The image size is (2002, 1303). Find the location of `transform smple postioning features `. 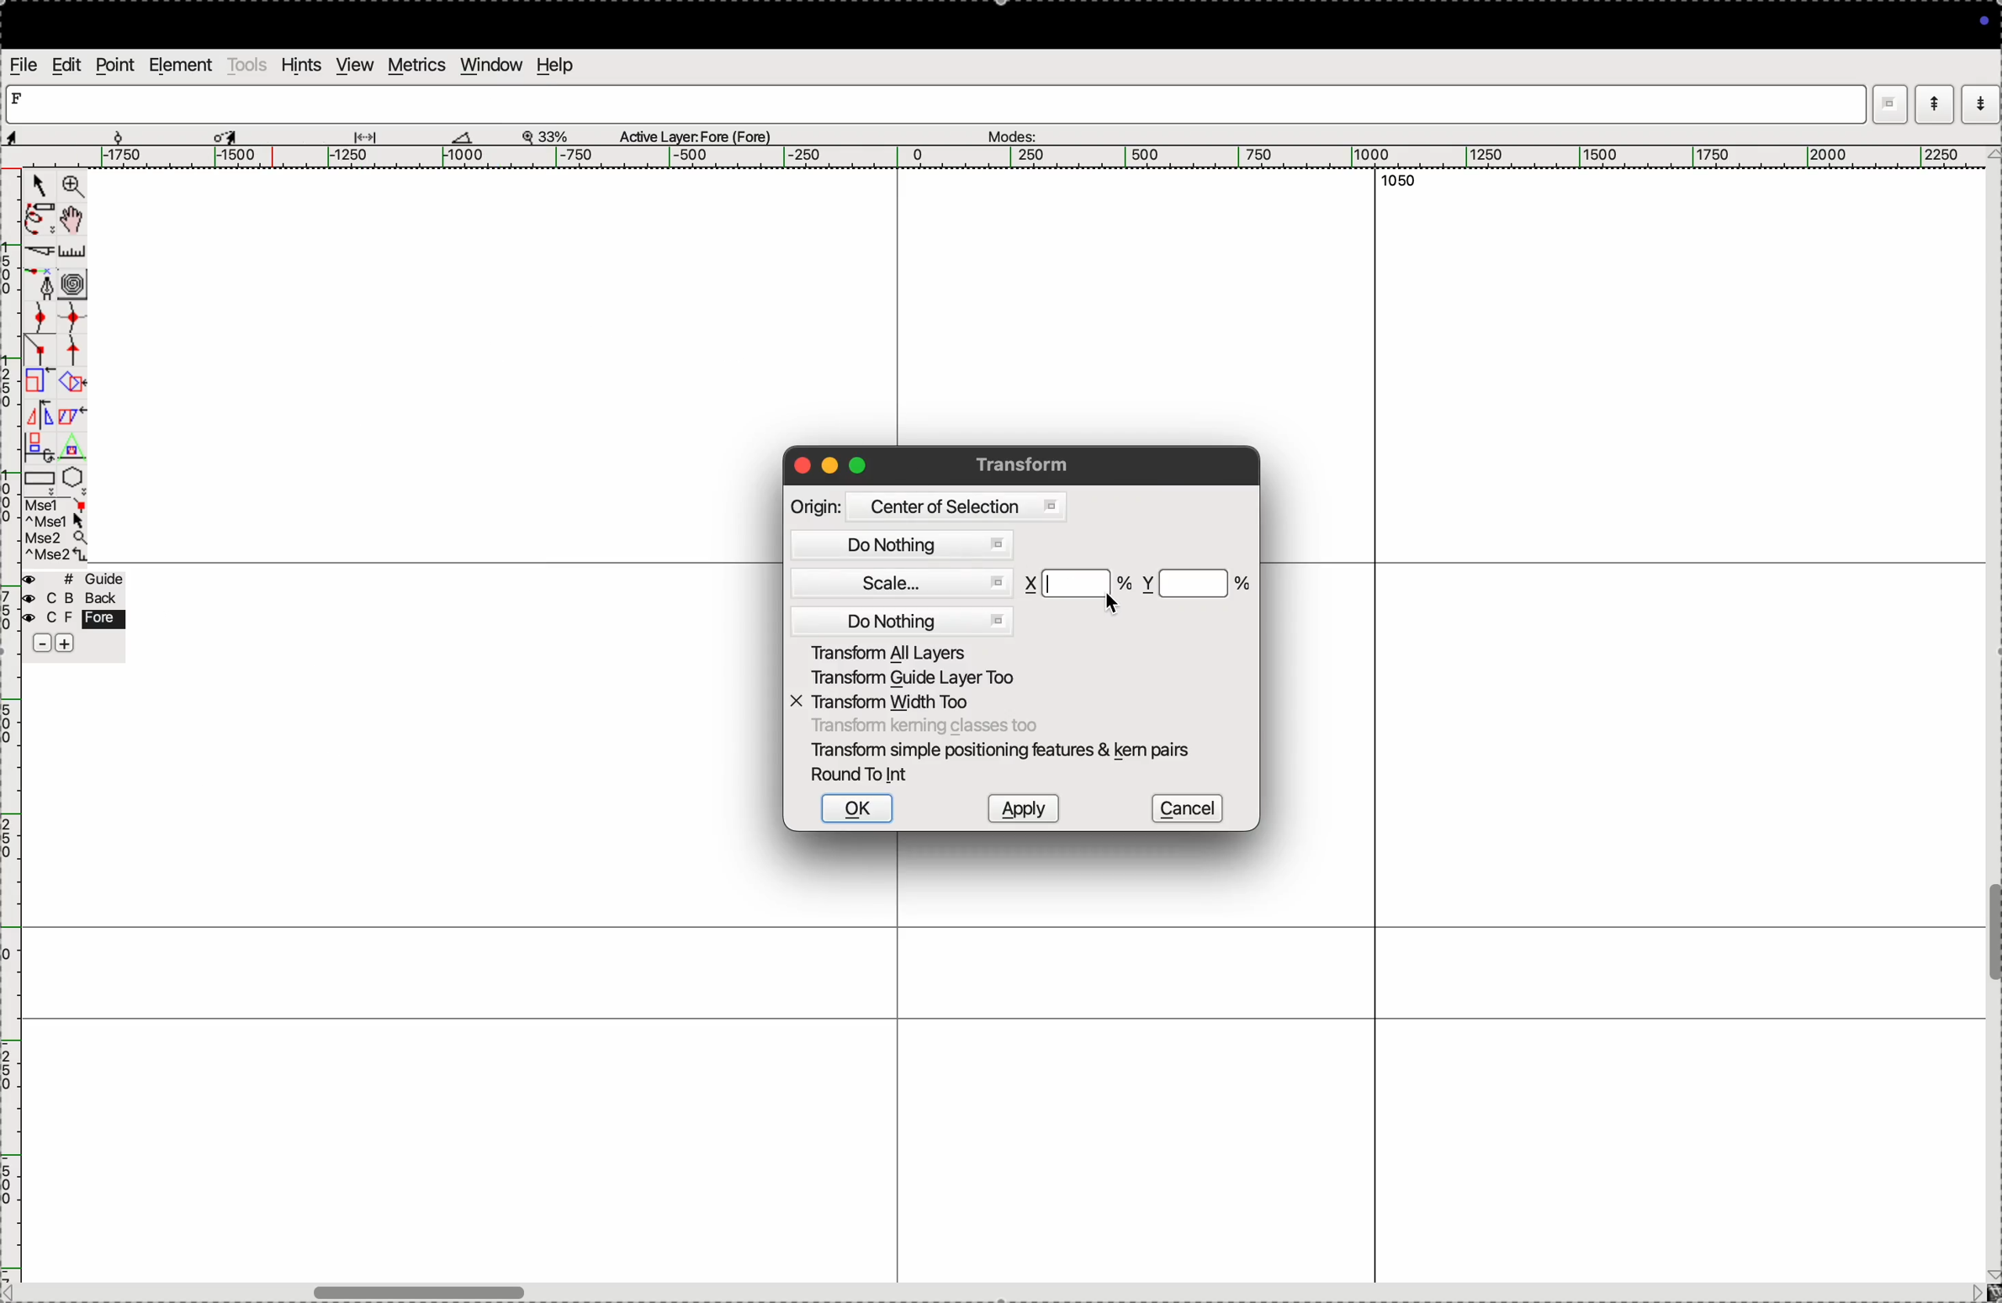

transform smple postioning features  is located at coordinates (1005, 750).